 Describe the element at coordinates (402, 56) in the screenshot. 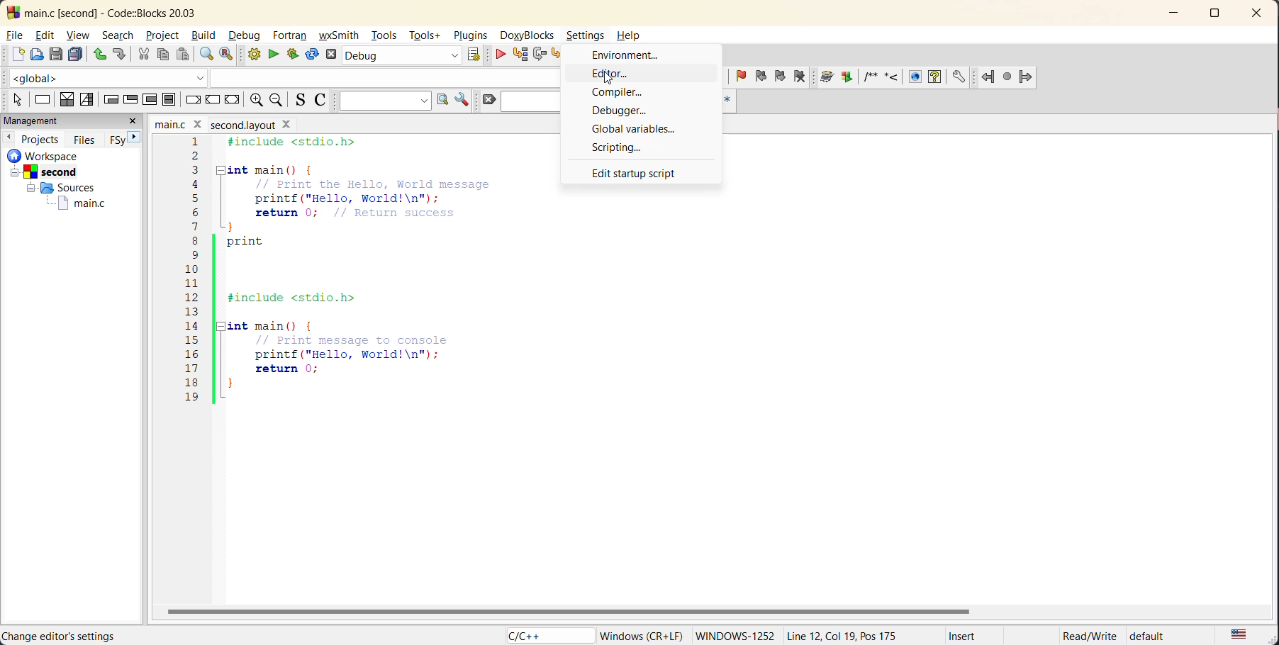

I see `build target` at that location.